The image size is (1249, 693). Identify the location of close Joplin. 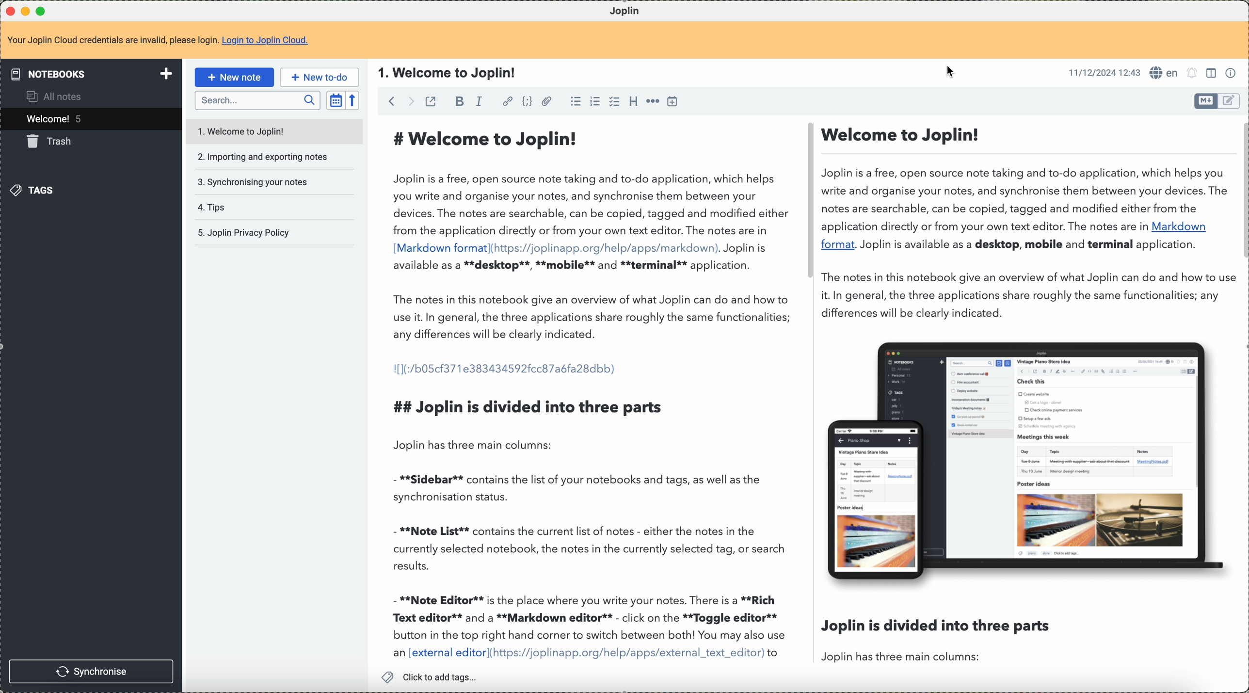
(9, 12).